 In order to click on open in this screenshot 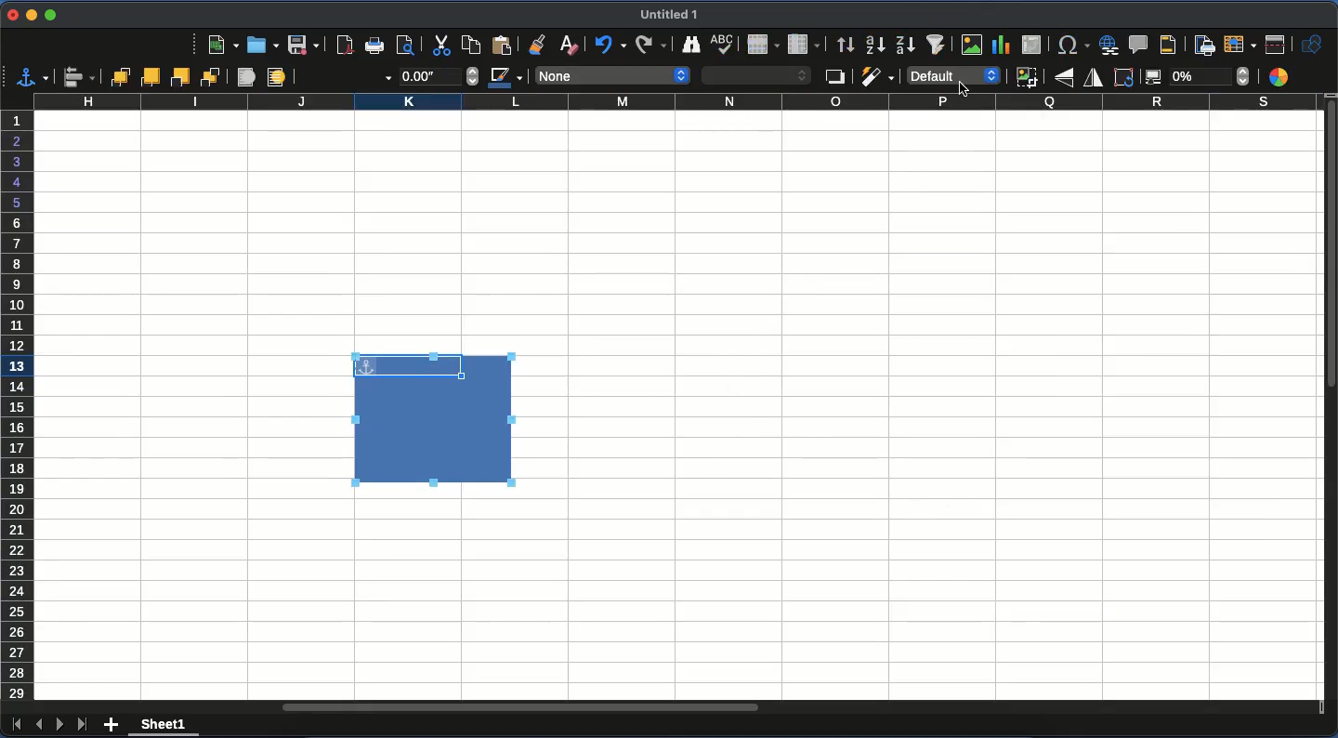, I will do `click(263, 46)`.